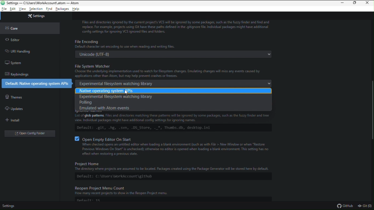 The image size is (374, 210). What do you see at coordinates (368, 3) in the screenshot?
I see `Close` at bounding box center [368, 3].